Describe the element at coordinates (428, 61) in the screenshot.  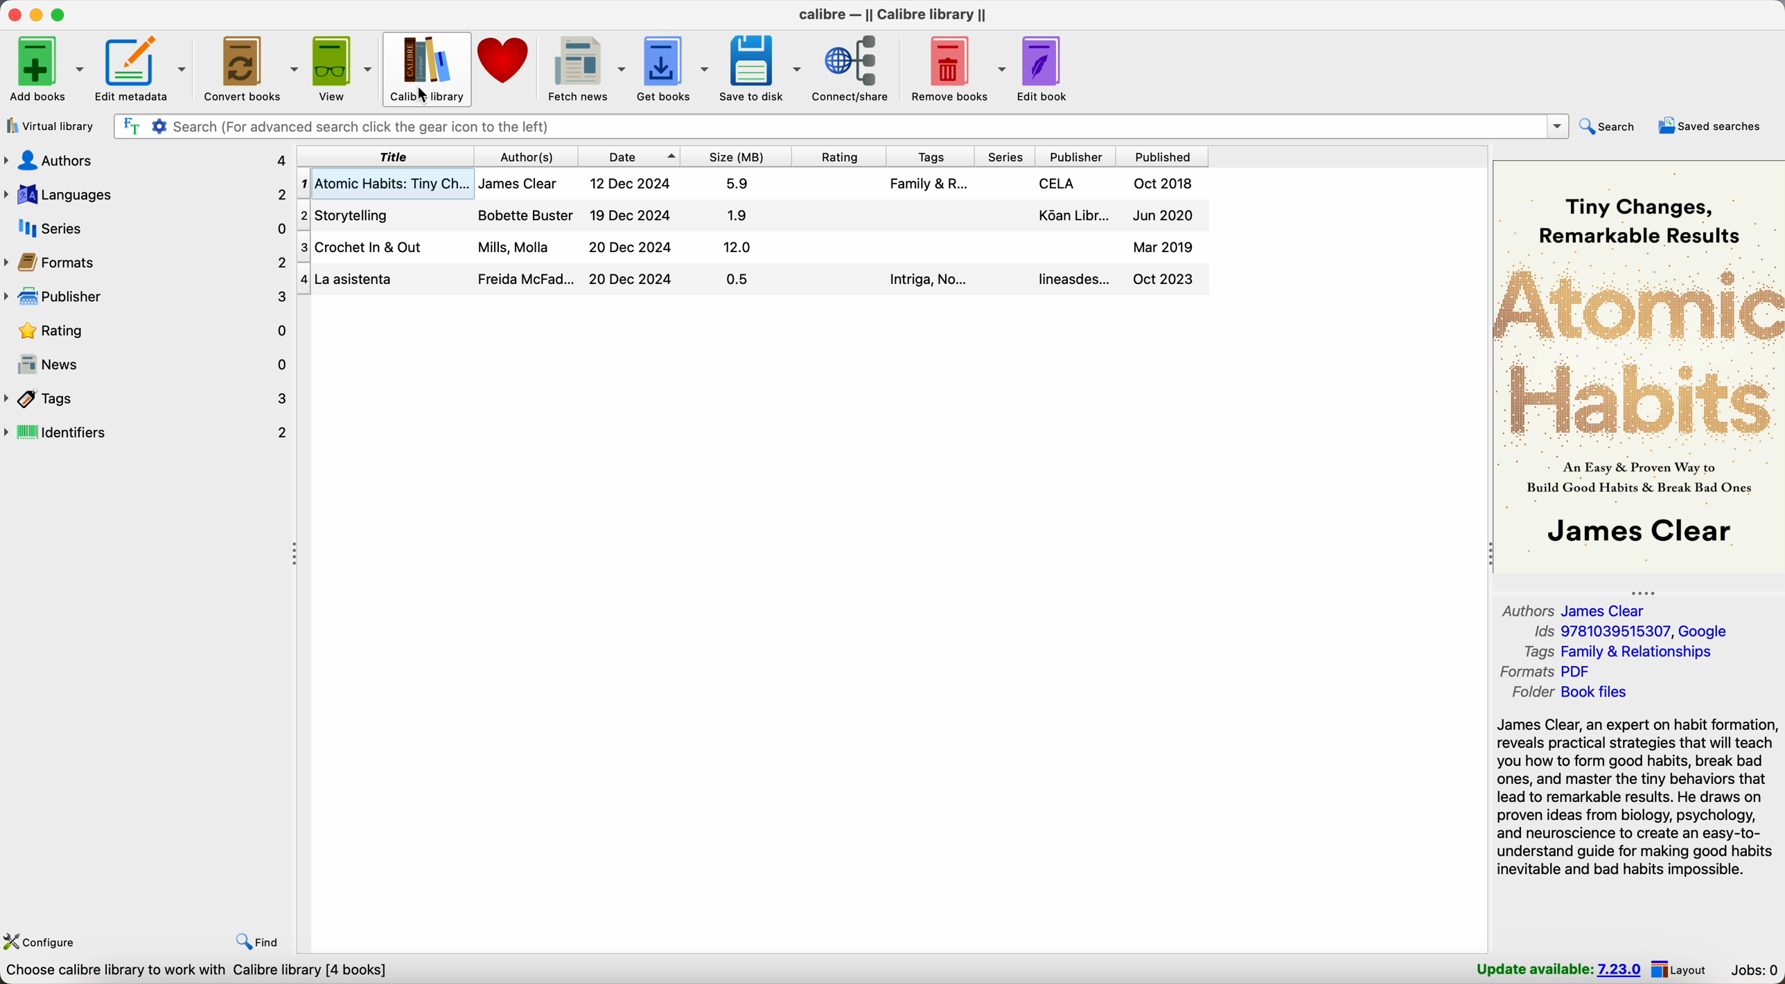
I see `Calibre library` at that location.